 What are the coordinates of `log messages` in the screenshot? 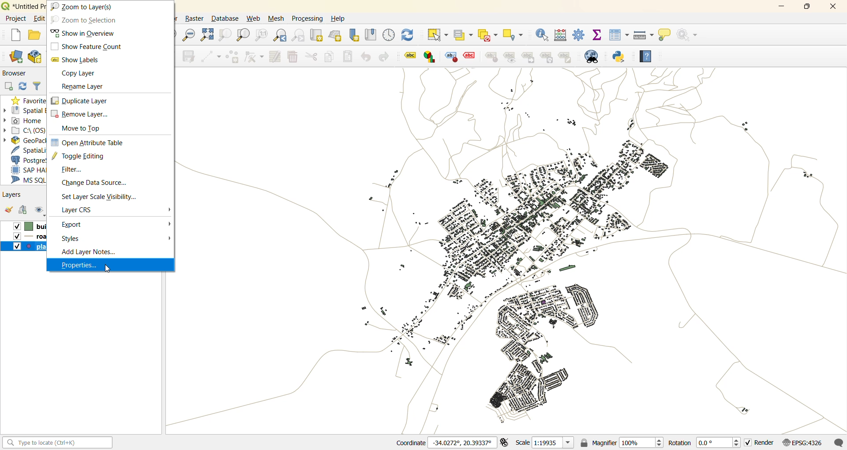 It's located at (838, 441).